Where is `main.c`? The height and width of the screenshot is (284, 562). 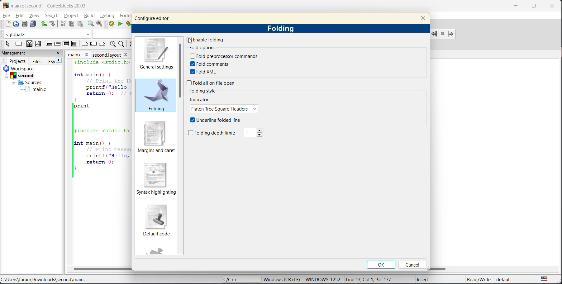
main.c is located at coordinates (32, 89).